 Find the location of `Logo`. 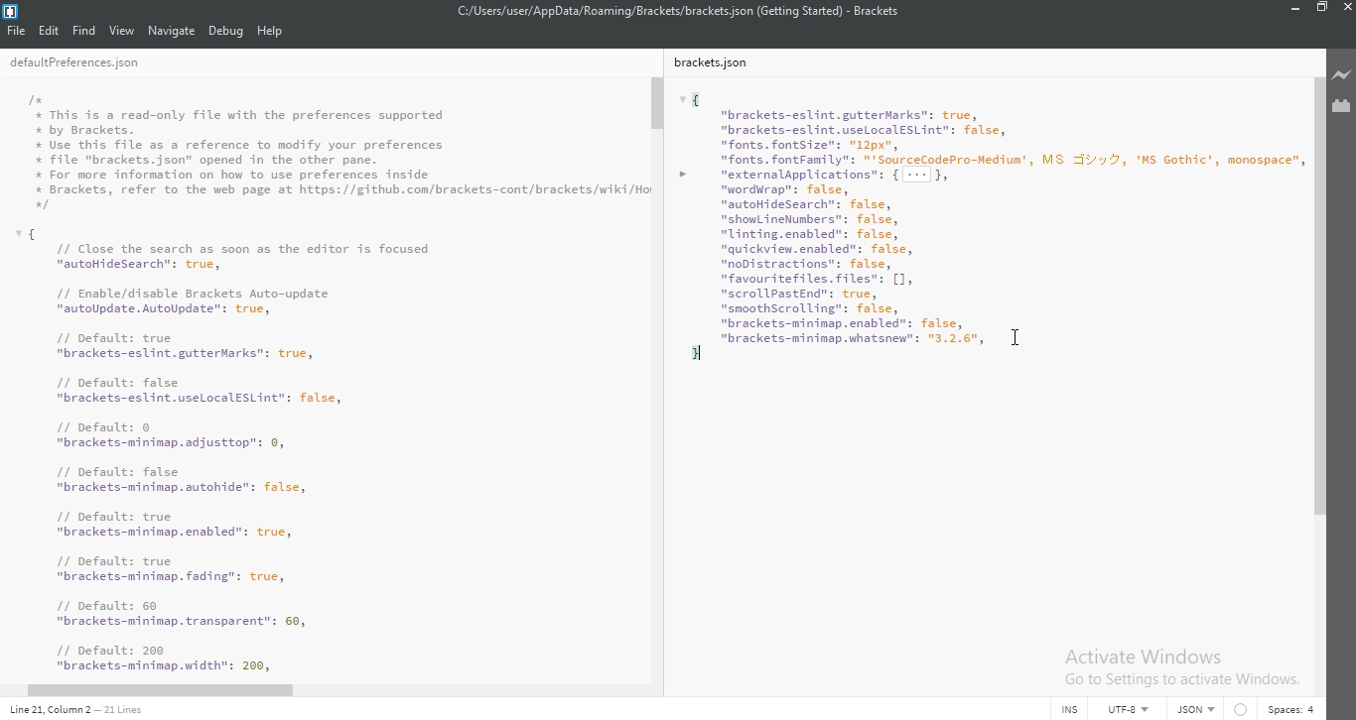

Logo is located at coordinates (13, 10).